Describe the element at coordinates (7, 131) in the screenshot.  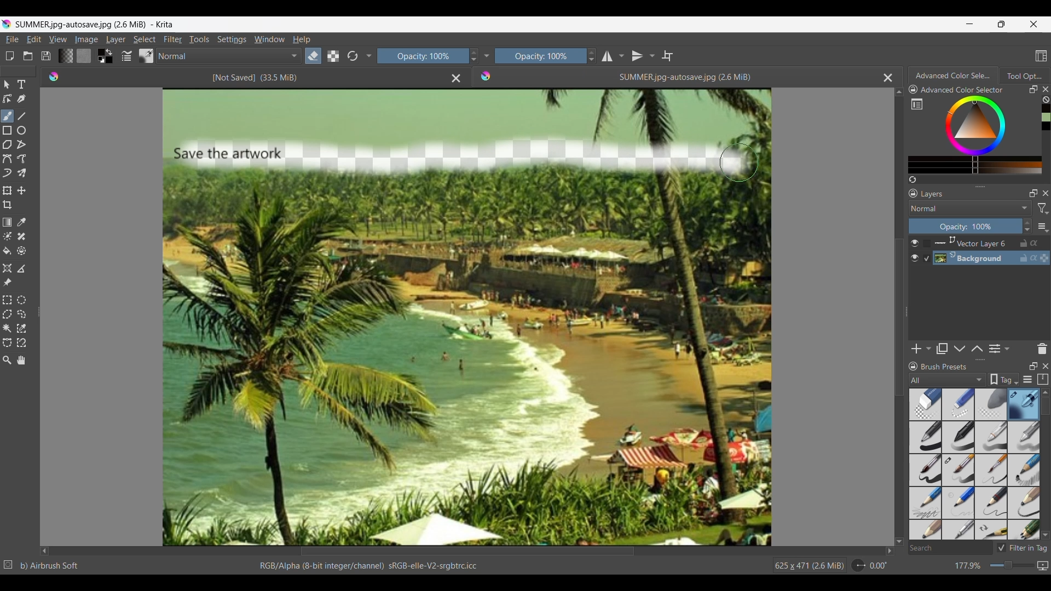
I see `Rectangle tool` at that location.